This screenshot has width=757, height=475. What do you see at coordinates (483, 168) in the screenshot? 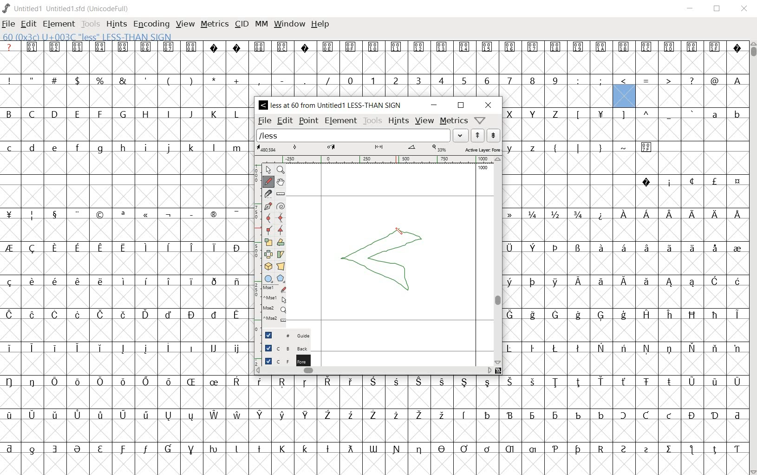
I see `1000` at bounding box center [483, 168].